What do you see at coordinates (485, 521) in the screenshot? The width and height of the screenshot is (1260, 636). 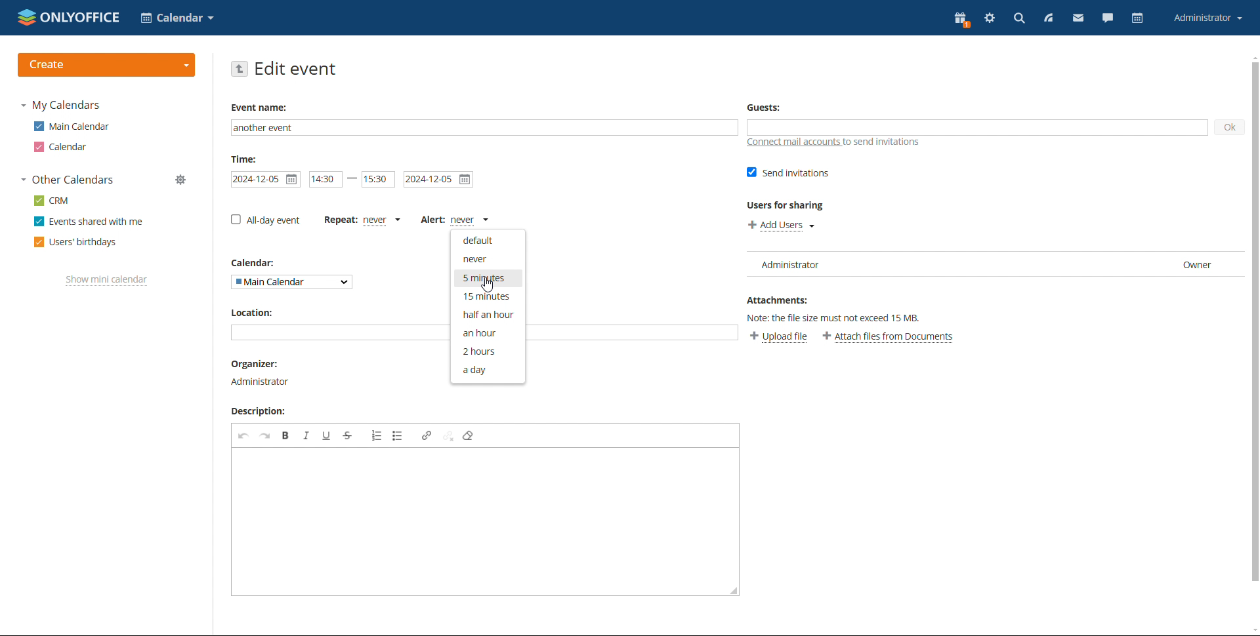 I see `edit description` at bounding box center [485, 521].